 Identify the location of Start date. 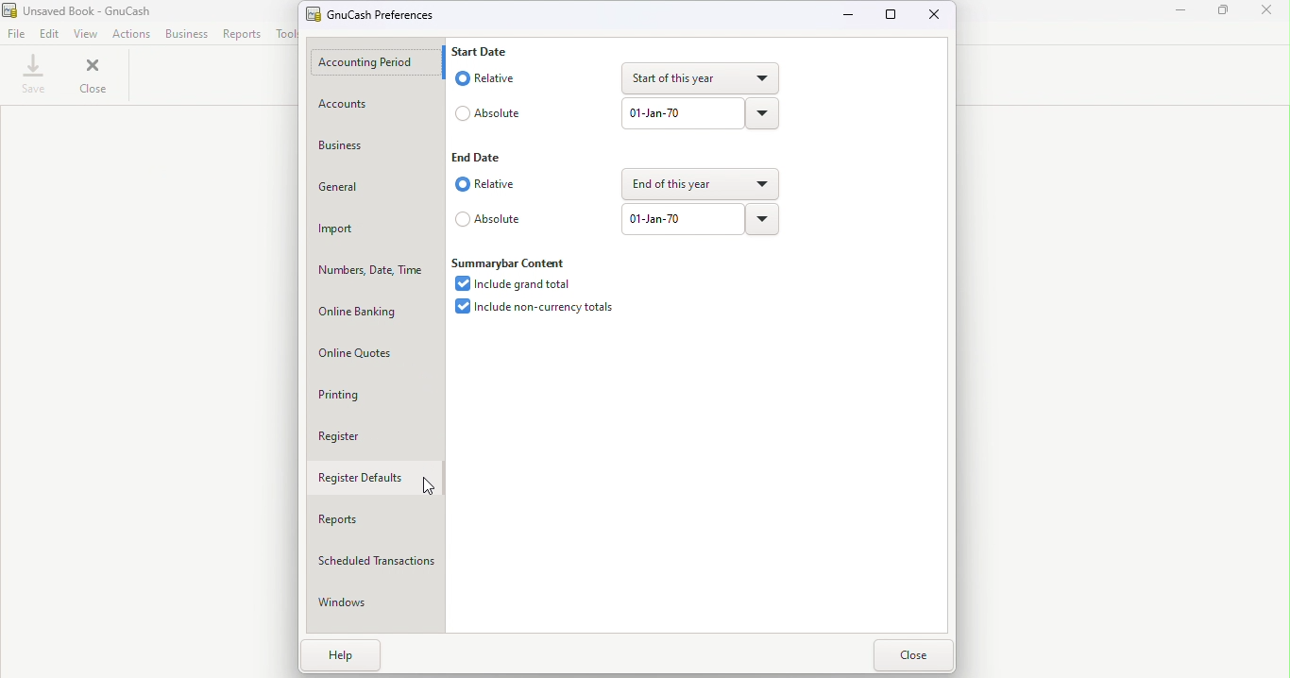
(492, 50).